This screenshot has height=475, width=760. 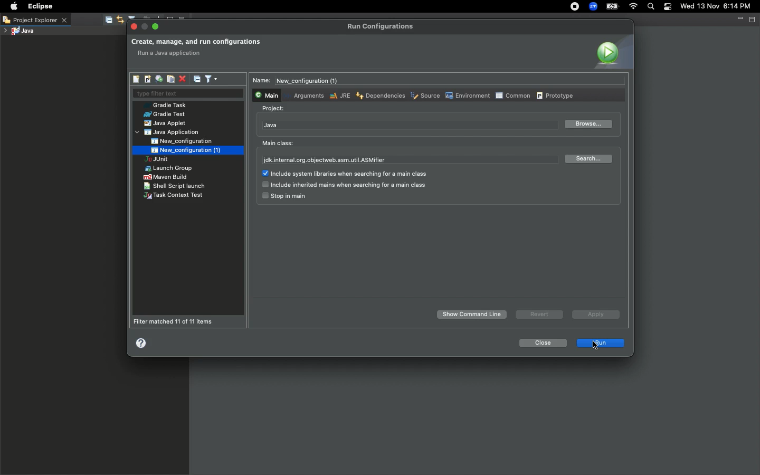 I want to click on Run configurations, so click(x=382, y=26).